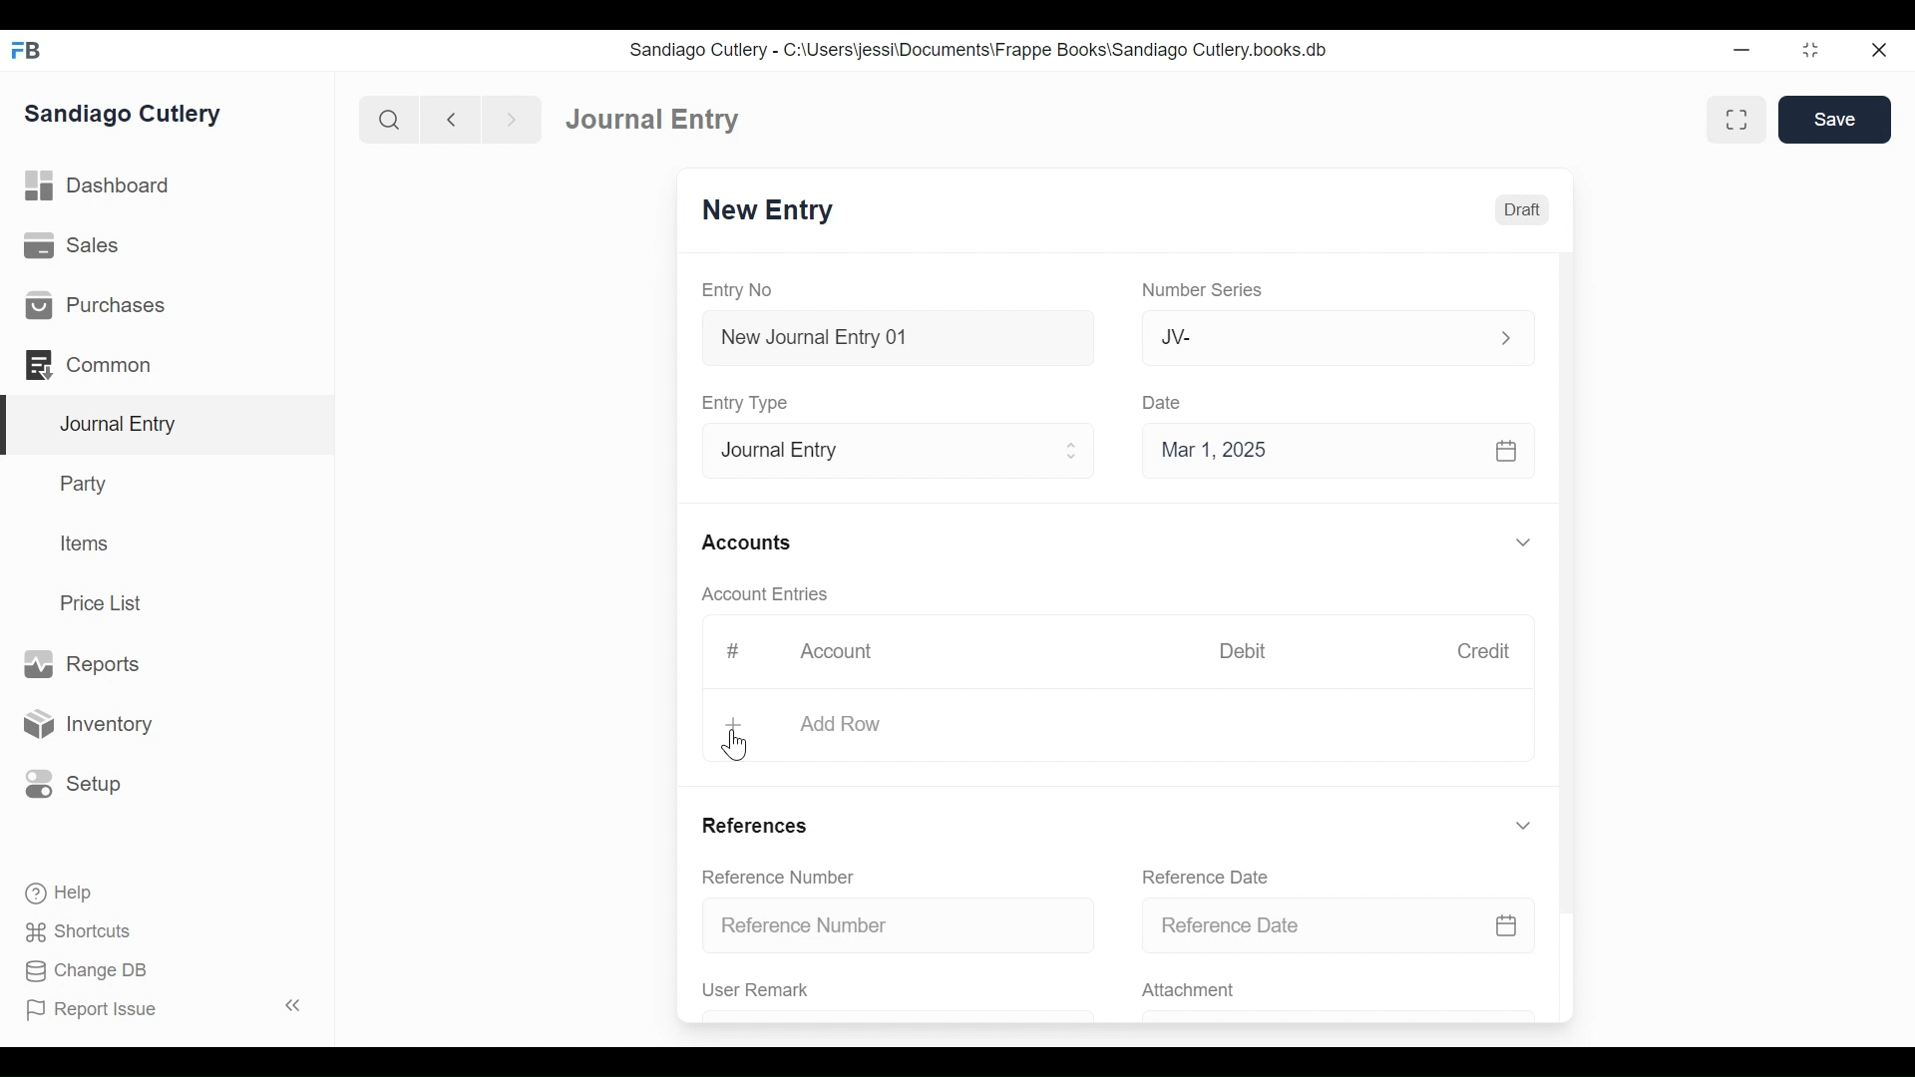 The image size is (1915, 1077). I want to click on Sandiago Cutlery, so click(134, 116).